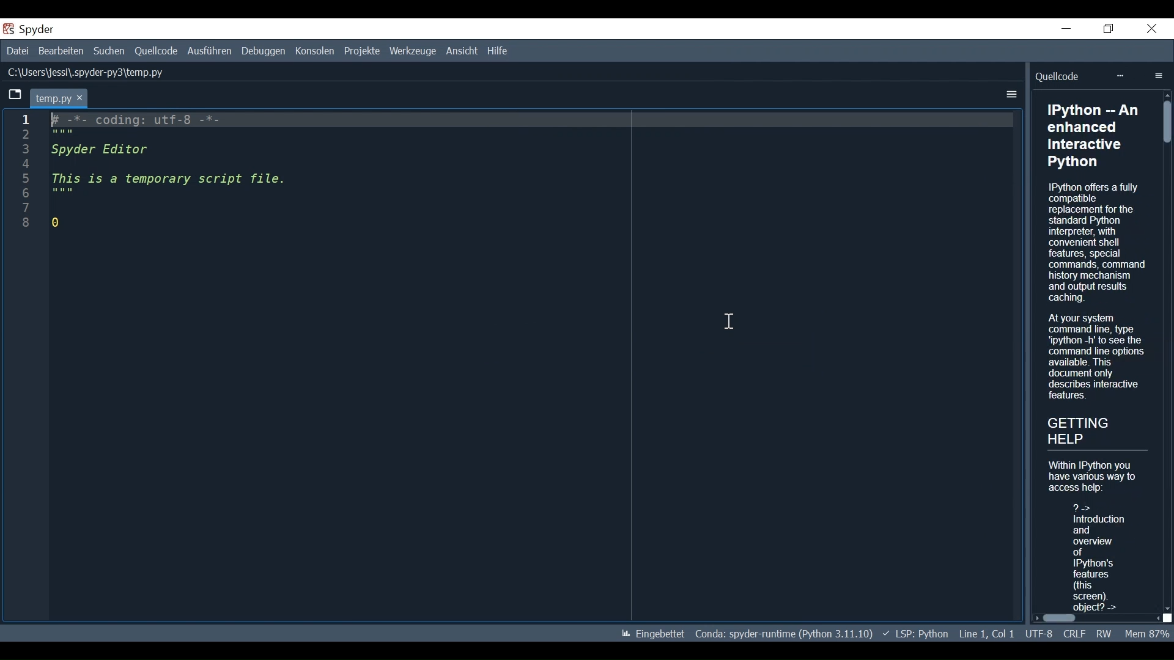 Image resolution: width=1174 pixels, height=660 pixels. What do you see at coordinates (1012, 94) in the screenshot?
I see `More Options` at bounding box center [1012, 94].